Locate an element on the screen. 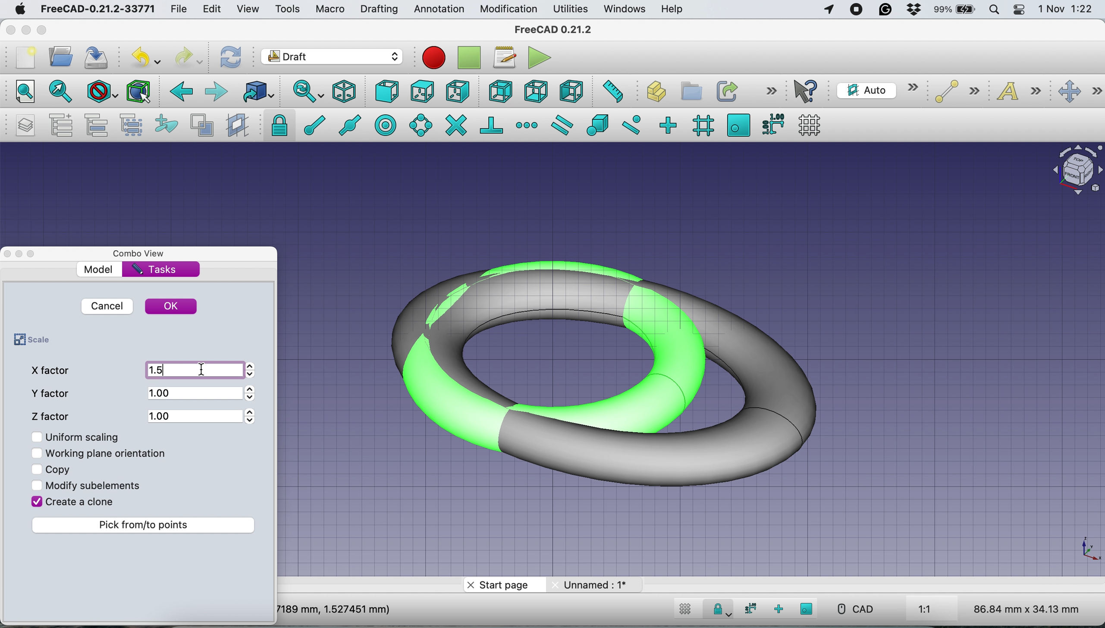 This screenshot has width=1105, height=628. bottom is located at coordinates (537, 91).